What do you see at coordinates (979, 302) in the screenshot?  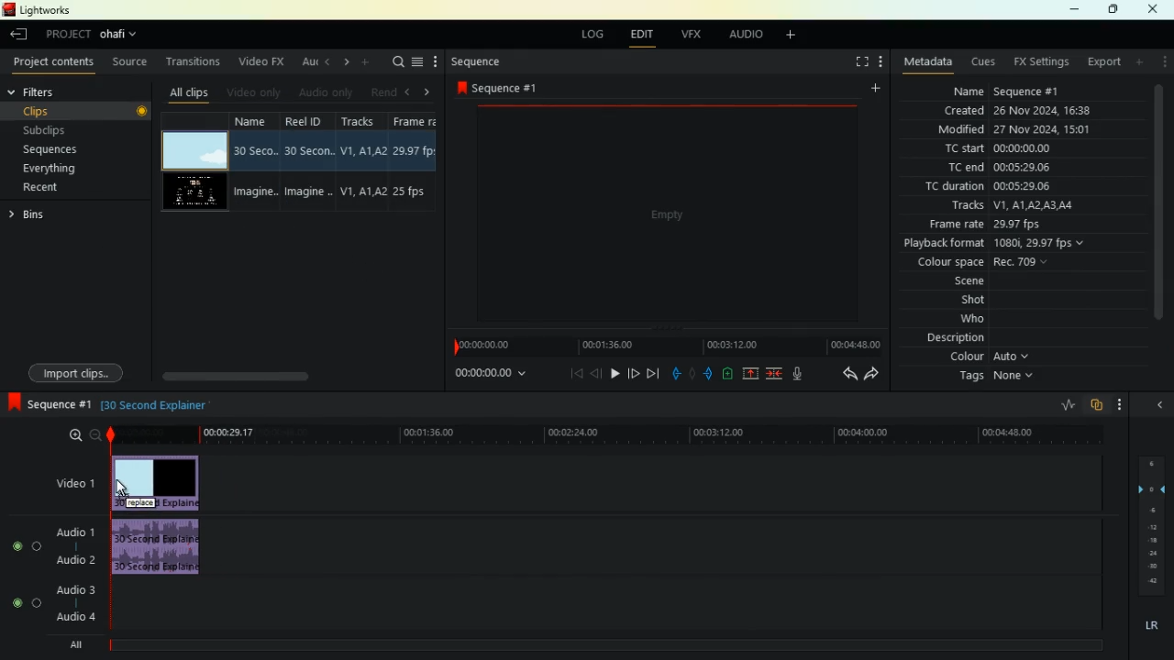 I see `shot` at bounding box center [979, 302].